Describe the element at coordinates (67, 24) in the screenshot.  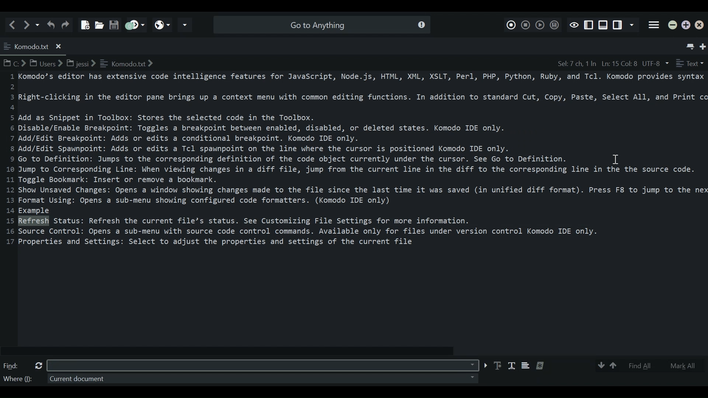
I see `Redo` at that location.